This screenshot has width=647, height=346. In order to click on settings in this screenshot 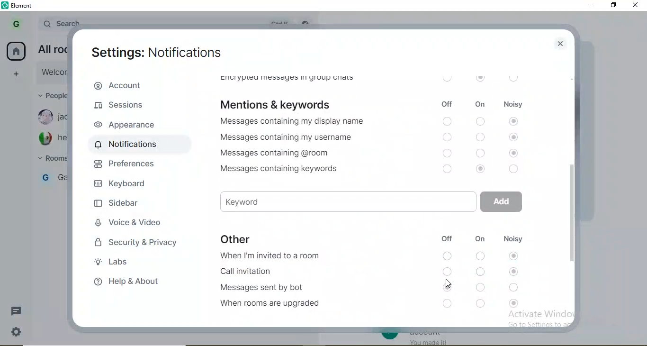, I will do `click(158, 52)`.